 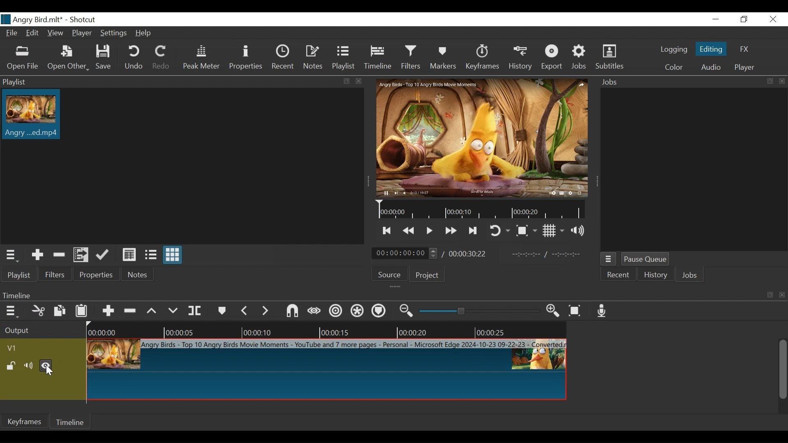 What do you see at coordinates (619, 274) in the screenshot?
I see `Recent` at bounding box center [619, 274].